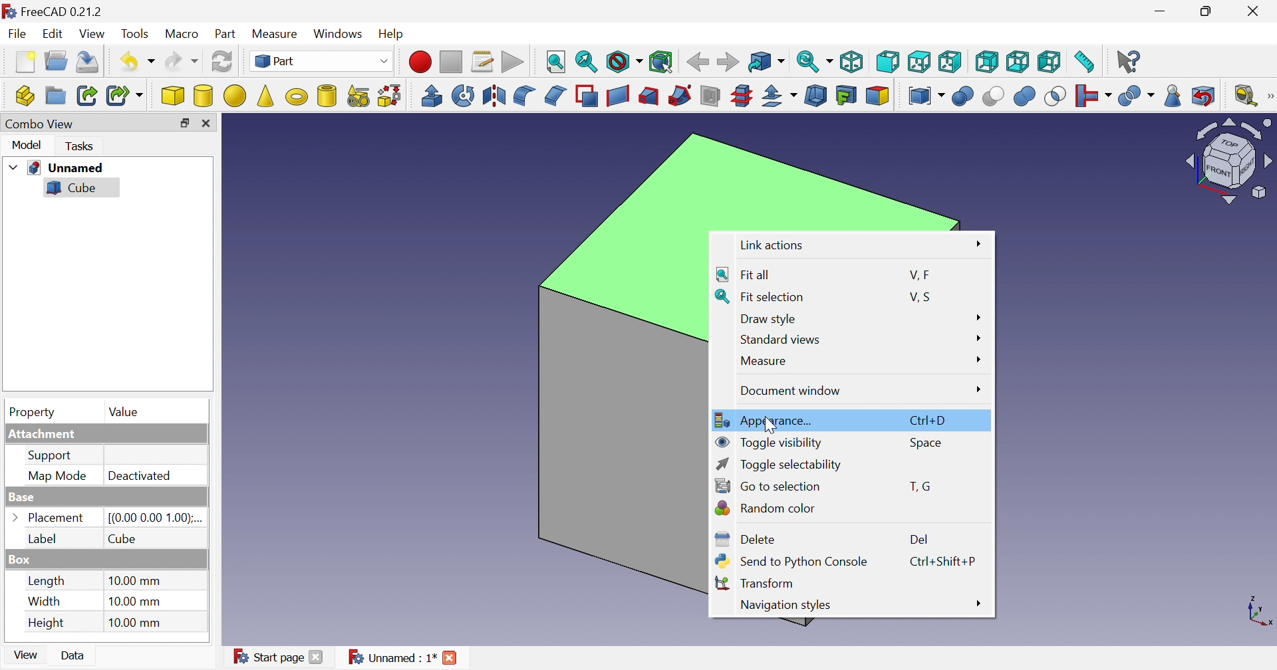 This screenshot has height=670, width=1277. I want to click on Label, so click(43, 538).